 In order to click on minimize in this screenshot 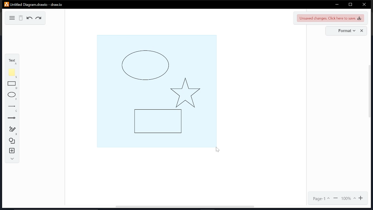, I will do `click(337, 4)`.